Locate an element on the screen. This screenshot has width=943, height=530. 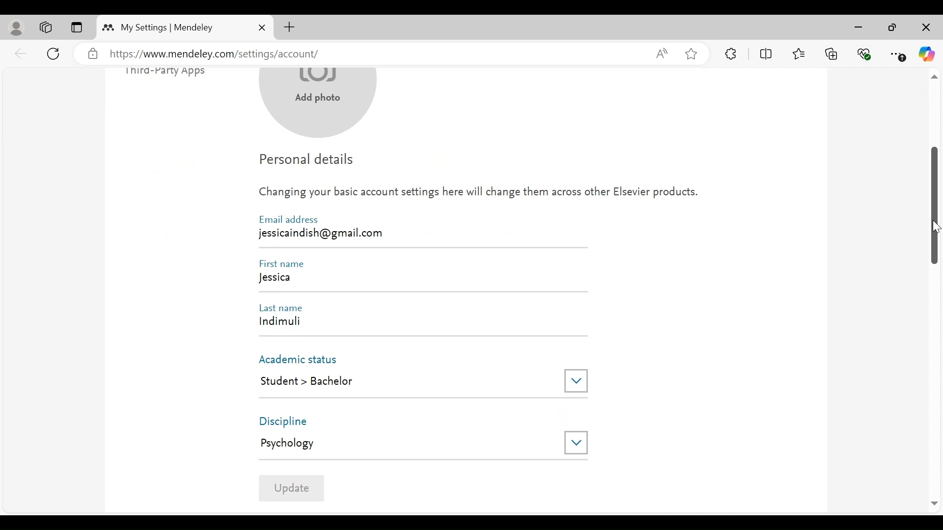
Settings and More is located at coordinates (898, 54).